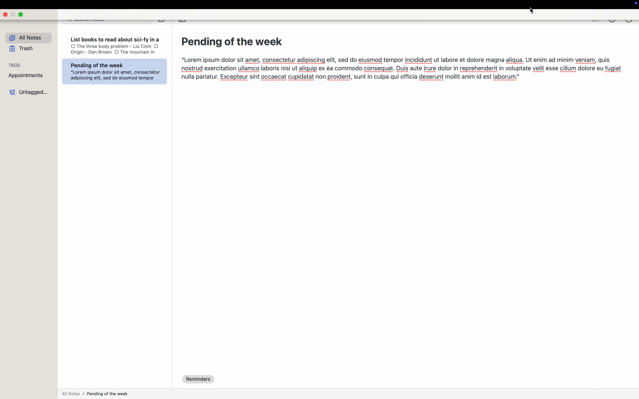 The height and width of the screenshot is (399, 639). Describe the element at coordinates (13, 15) in the screenshot. I see `minimize Simplenote` at that location.